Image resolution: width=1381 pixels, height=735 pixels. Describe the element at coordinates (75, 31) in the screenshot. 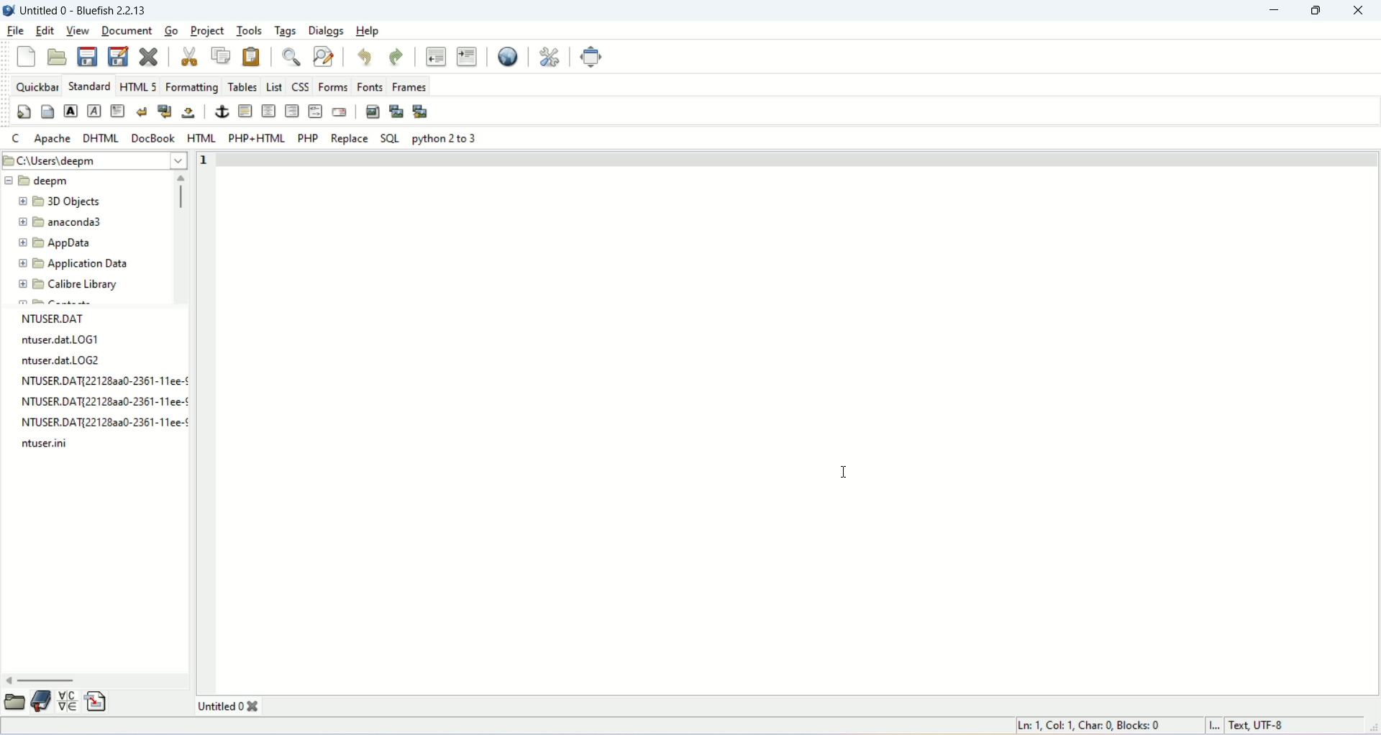

I see `view` at that location.